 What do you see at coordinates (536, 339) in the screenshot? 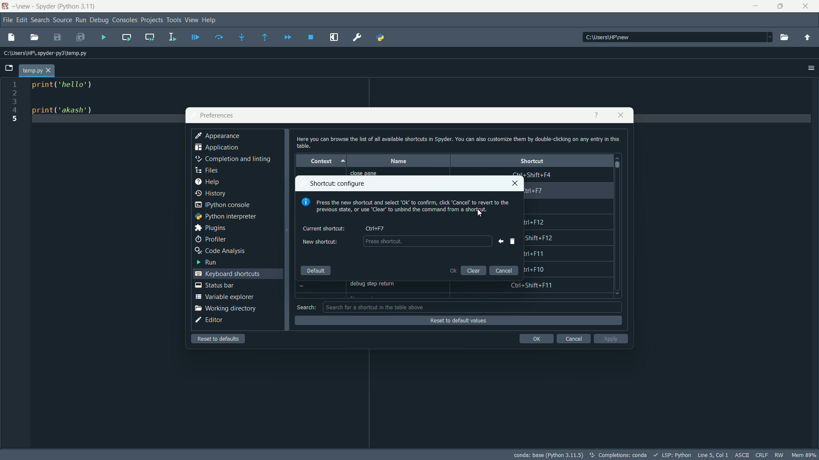
I see `ok` at bounding box center [536, 339].